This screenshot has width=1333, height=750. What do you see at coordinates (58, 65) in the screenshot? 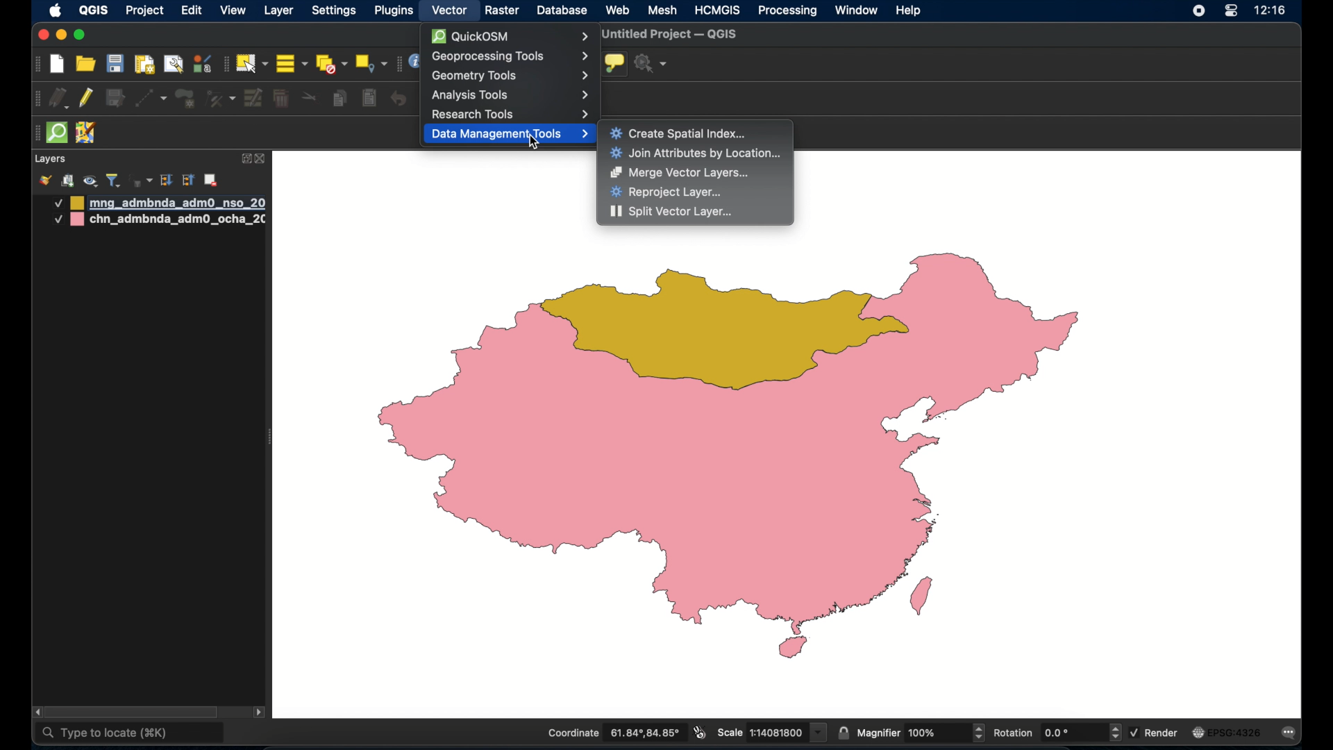
I see `create new project` at bounding box center [58, 65].